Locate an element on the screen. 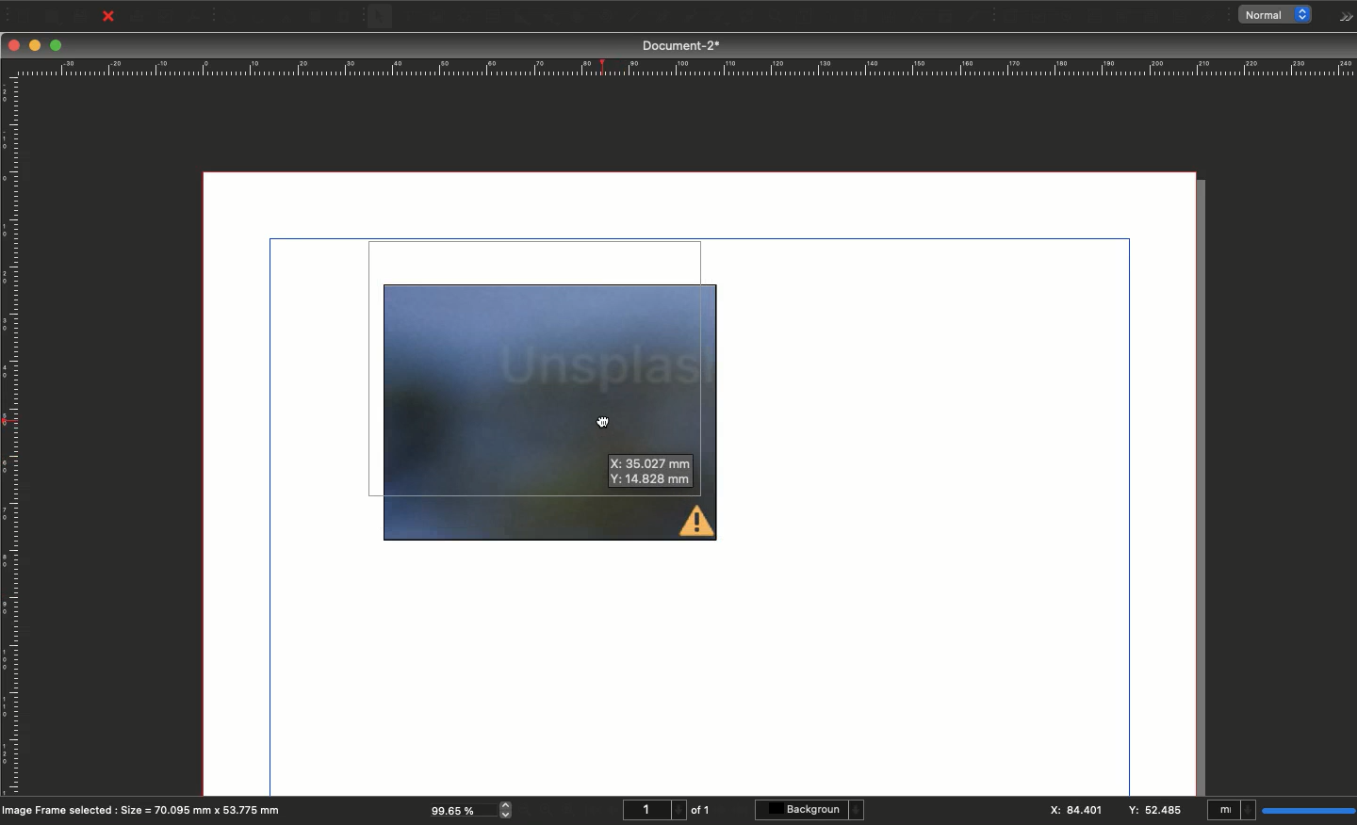 This screenshot has width=1357, height=825. Edit text with story editor is located at coordinates (815, 17).